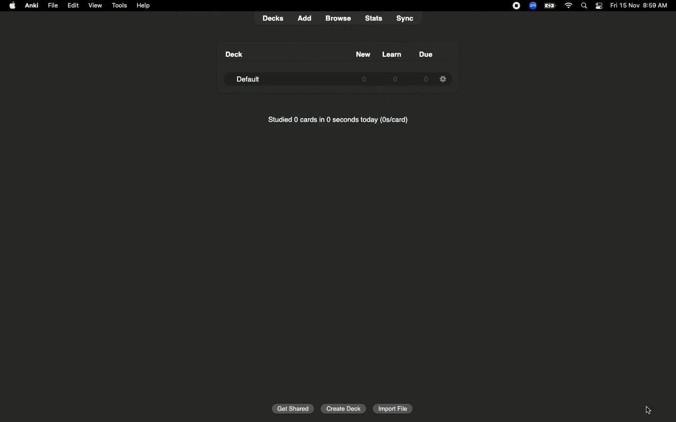 This screenshot has height=422, width=676. I want to click on stats, so click(375, 18).